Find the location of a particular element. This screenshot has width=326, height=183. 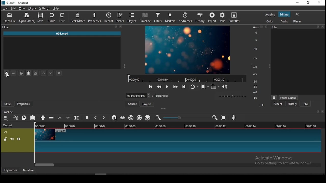

play/pause is located at coordinates (166, 87).